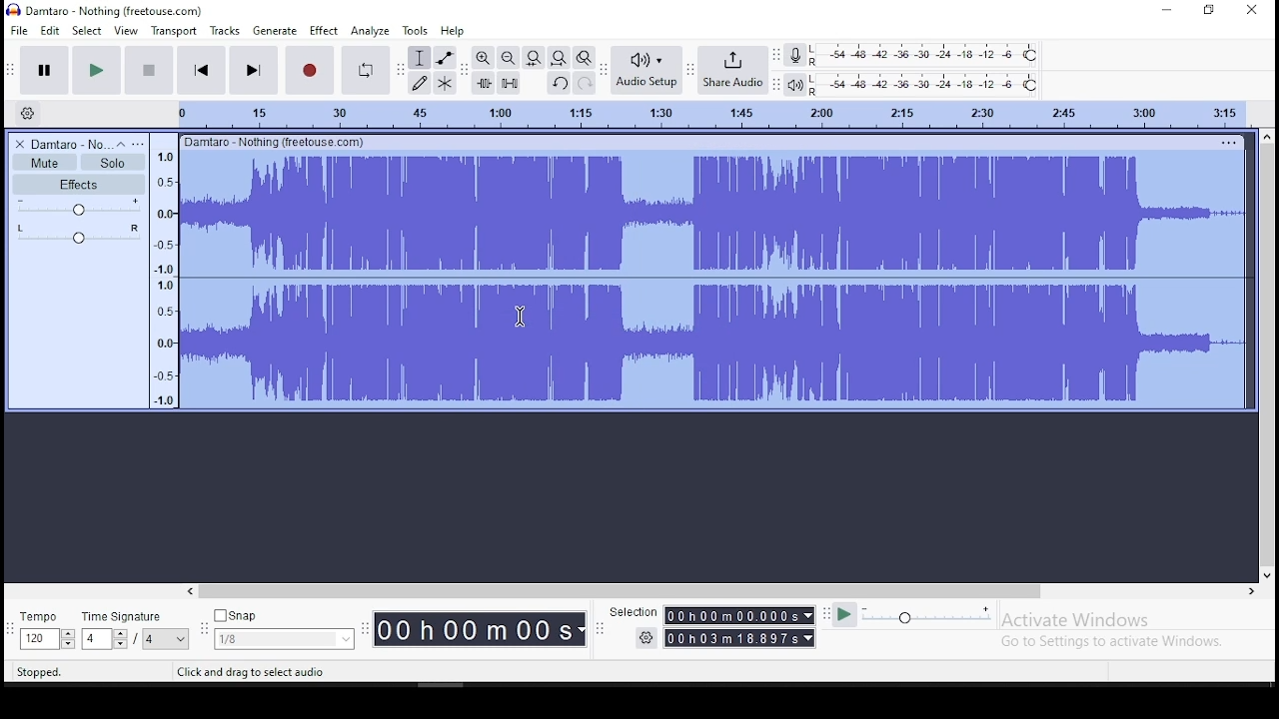 This screenshot has width=1279, height=719. Describe the element at coordinates (70, 145) in the screenshot. I see `audio track name` at that location.